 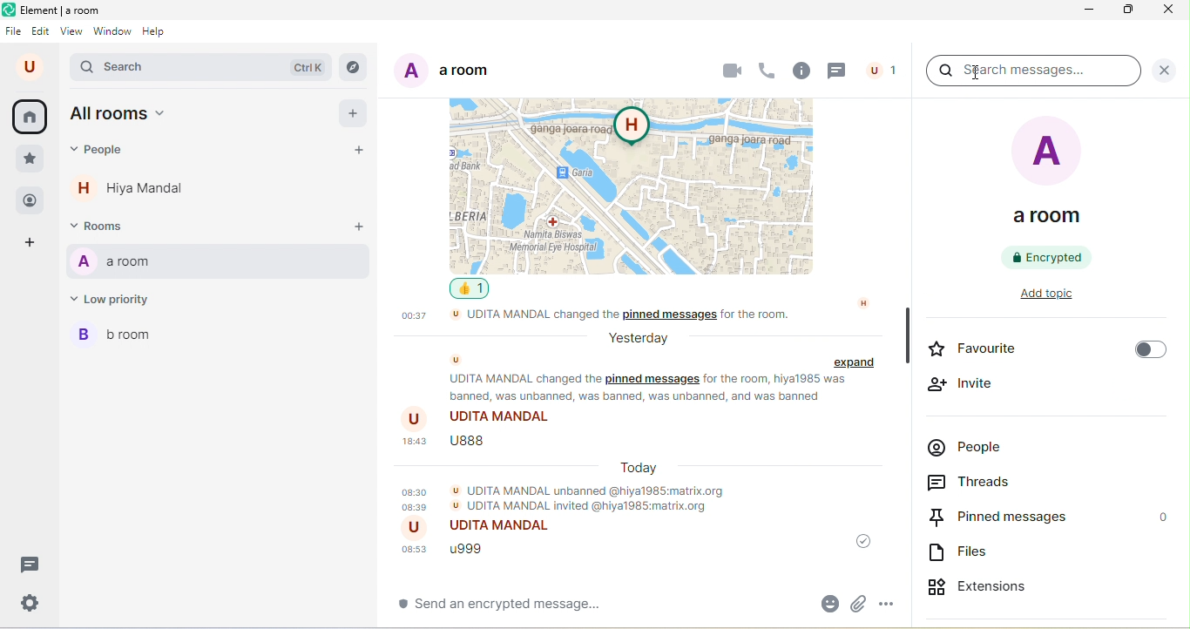 I want to click on add, so click(x=354, y=115).